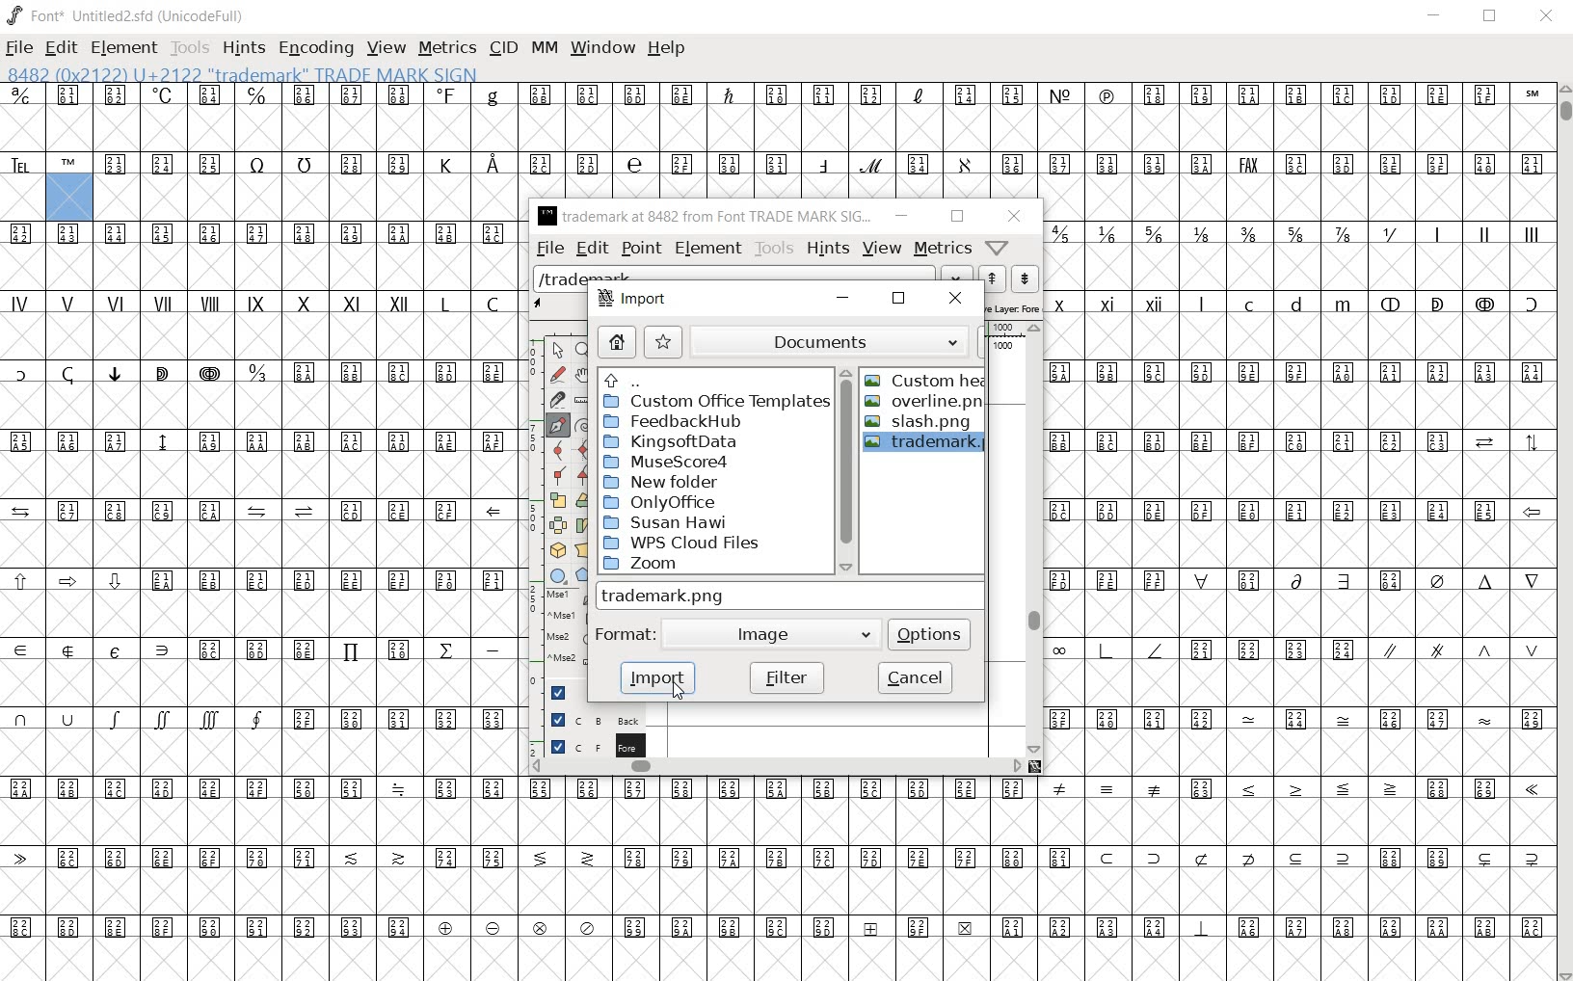 This screenshot has height=981, width=1573. I want to click on tools, so click(772, 249).